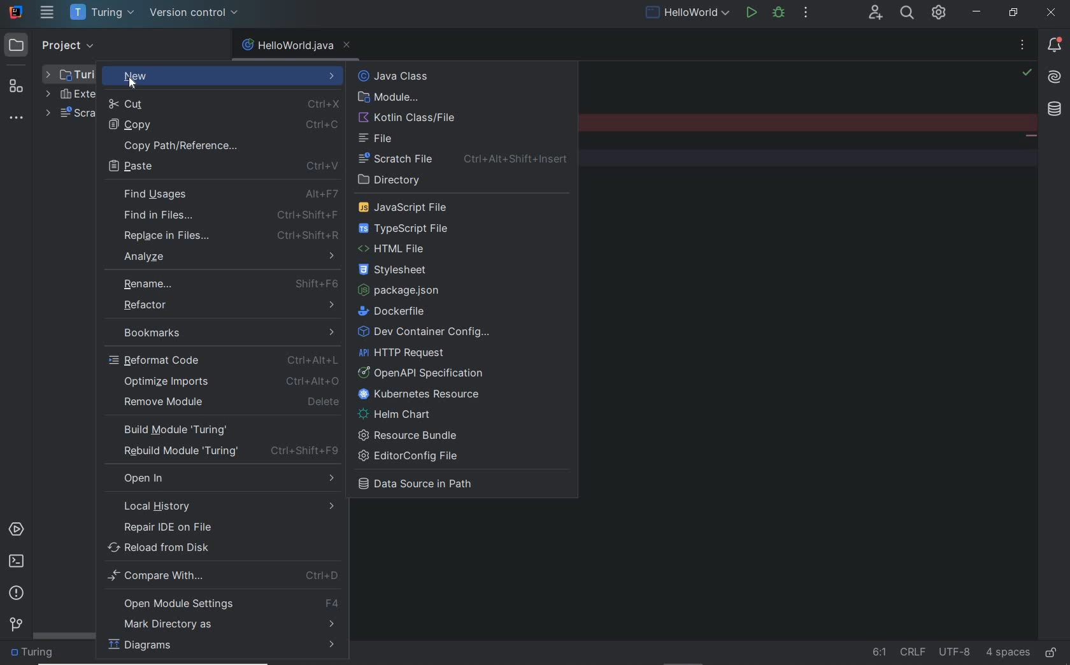 The width and height of the screenshot is (1070, 665). What do you see at coordinates (222, 647) in the screenshot?
I see `diagrams` at bounding box center [222, 647].